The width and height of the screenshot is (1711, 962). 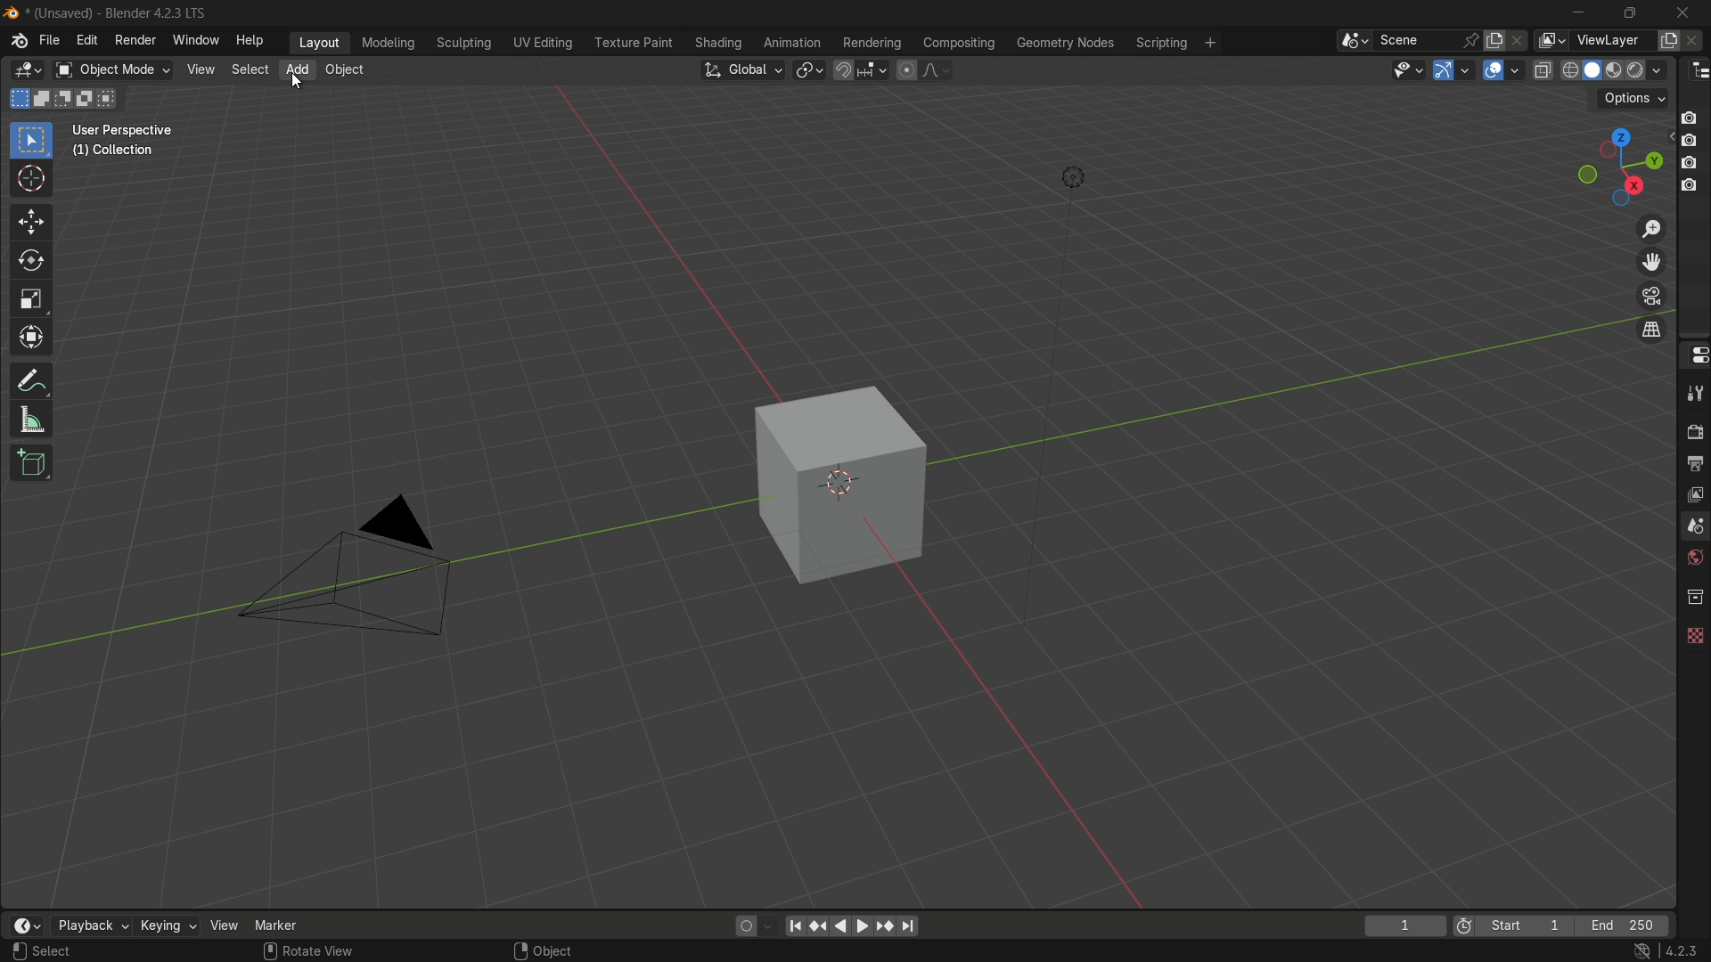 I want to click on invert existing selection, so click(x=88, y=98).